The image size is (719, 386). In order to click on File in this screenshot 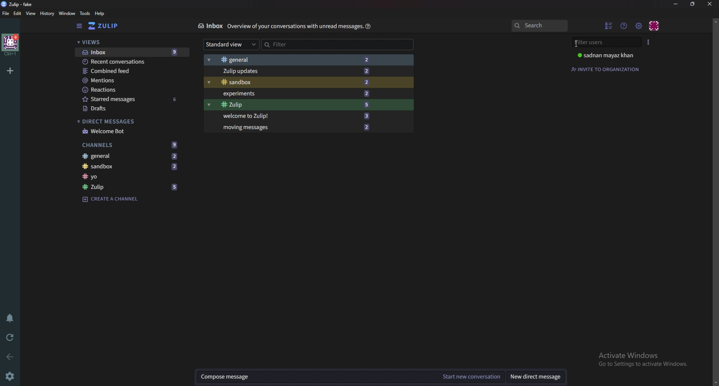, I will do `click(6, 13)`.